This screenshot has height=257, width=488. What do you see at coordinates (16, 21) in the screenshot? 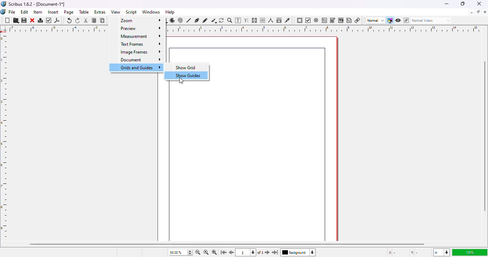
I see `open` at bounding box center [16, 21].